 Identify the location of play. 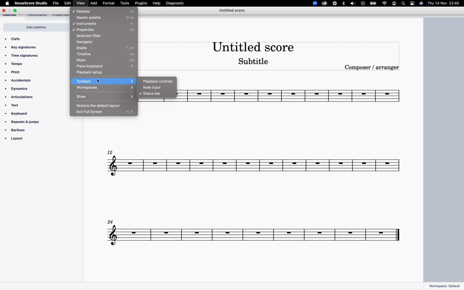
(363, 4).